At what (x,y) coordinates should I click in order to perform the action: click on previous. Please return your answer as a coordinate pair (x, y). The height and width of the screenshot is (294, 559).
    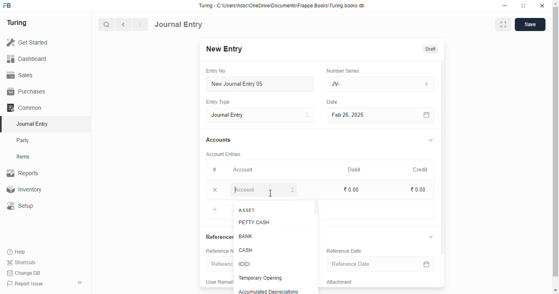
    Looking at the image, I should click on (124, 24).